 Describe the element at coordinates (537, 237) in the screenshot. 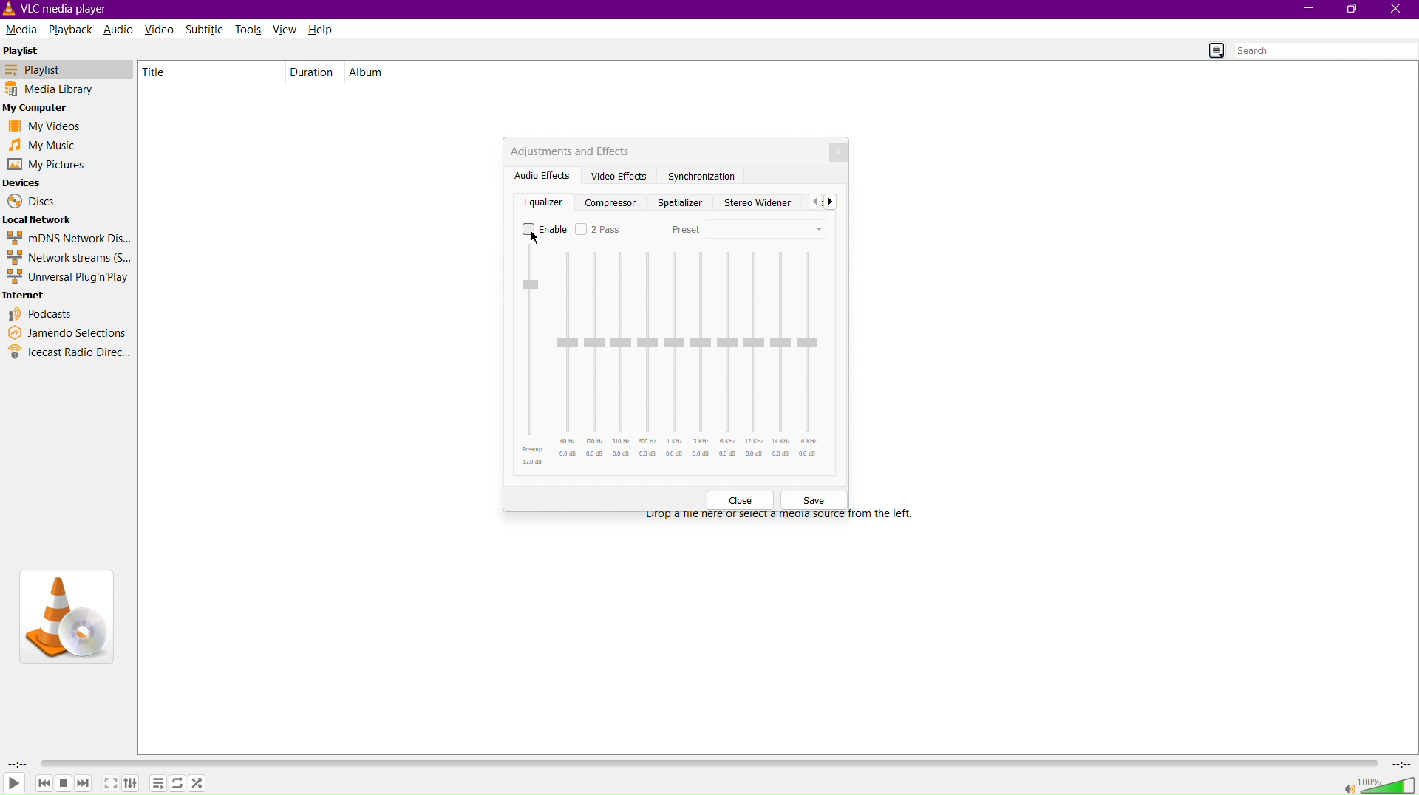

I see `Cursor at Enable` at that location.